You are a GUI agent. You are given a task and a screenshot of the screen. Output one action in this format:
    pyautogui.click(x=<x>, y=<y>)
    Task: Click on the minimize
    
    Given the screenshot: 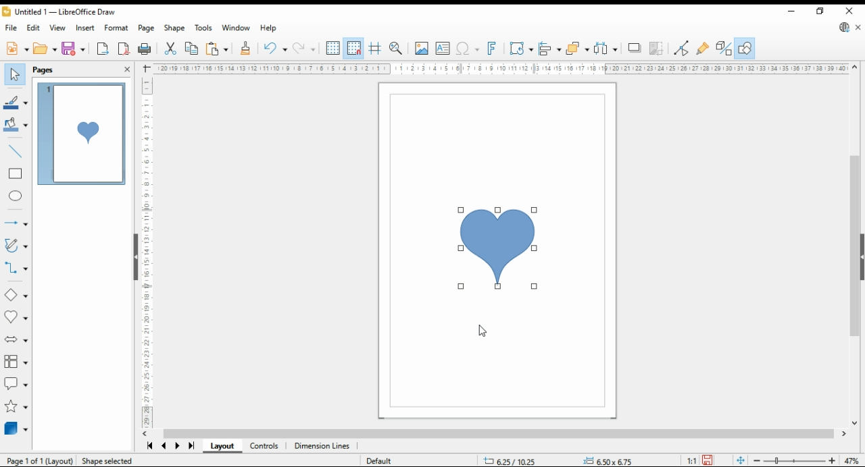 What is the action you would take?
    pyautogui.click(x=791, y=11)
    